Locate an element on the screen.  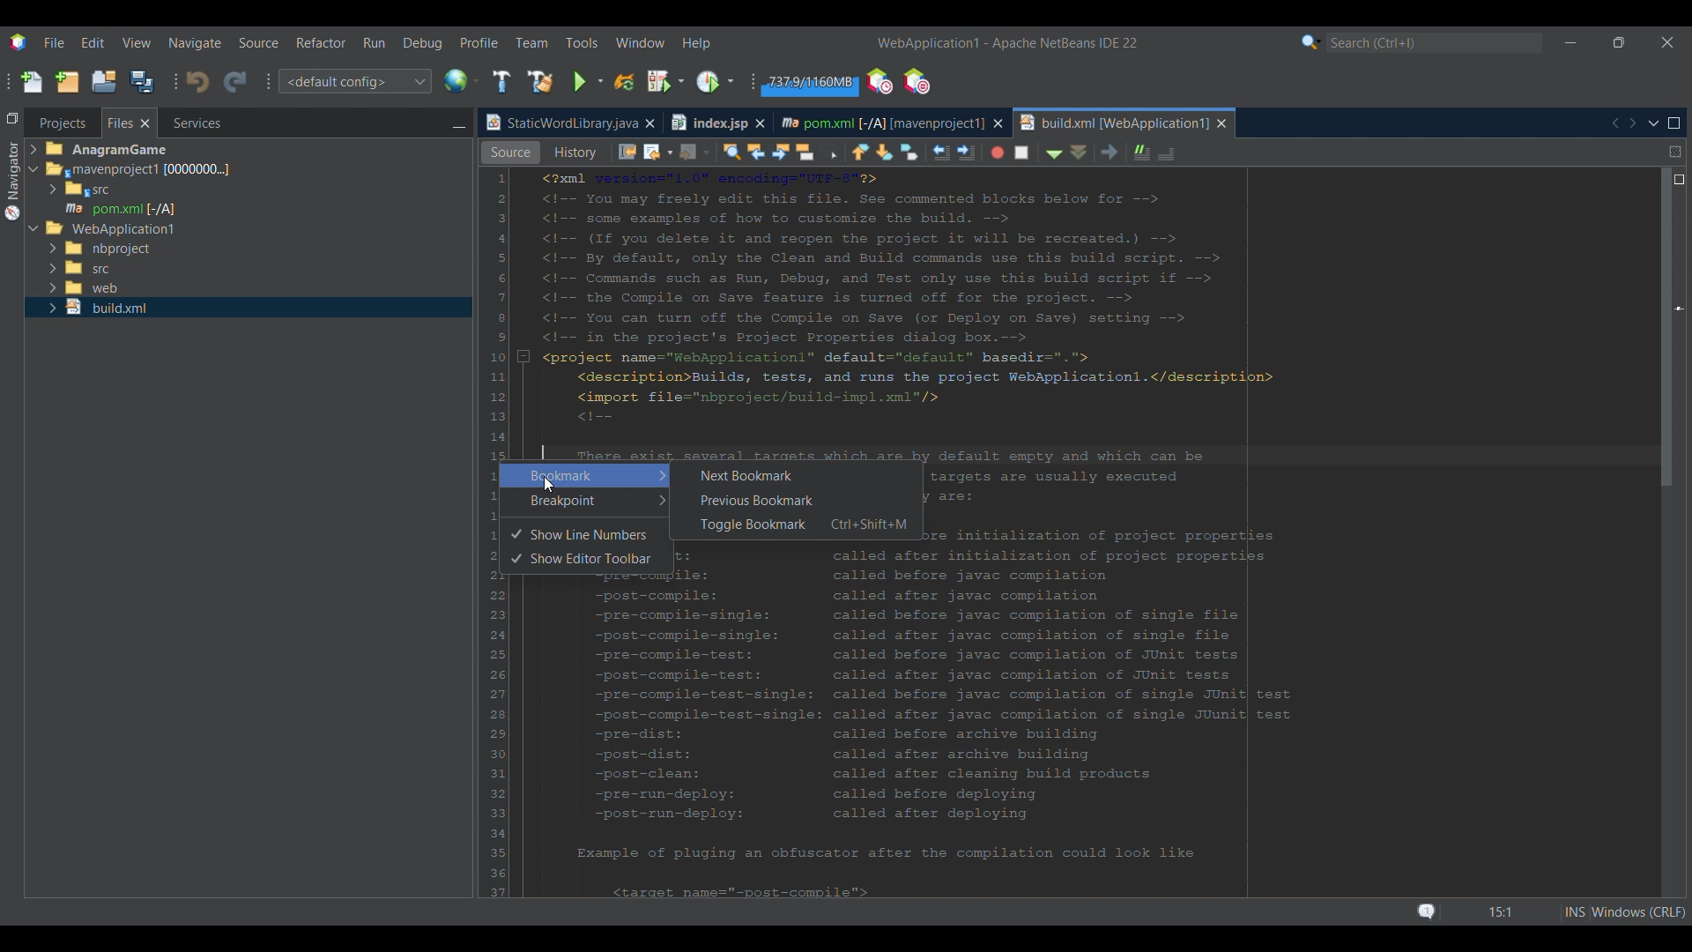
Previous is located at coordinates (1614, 123).